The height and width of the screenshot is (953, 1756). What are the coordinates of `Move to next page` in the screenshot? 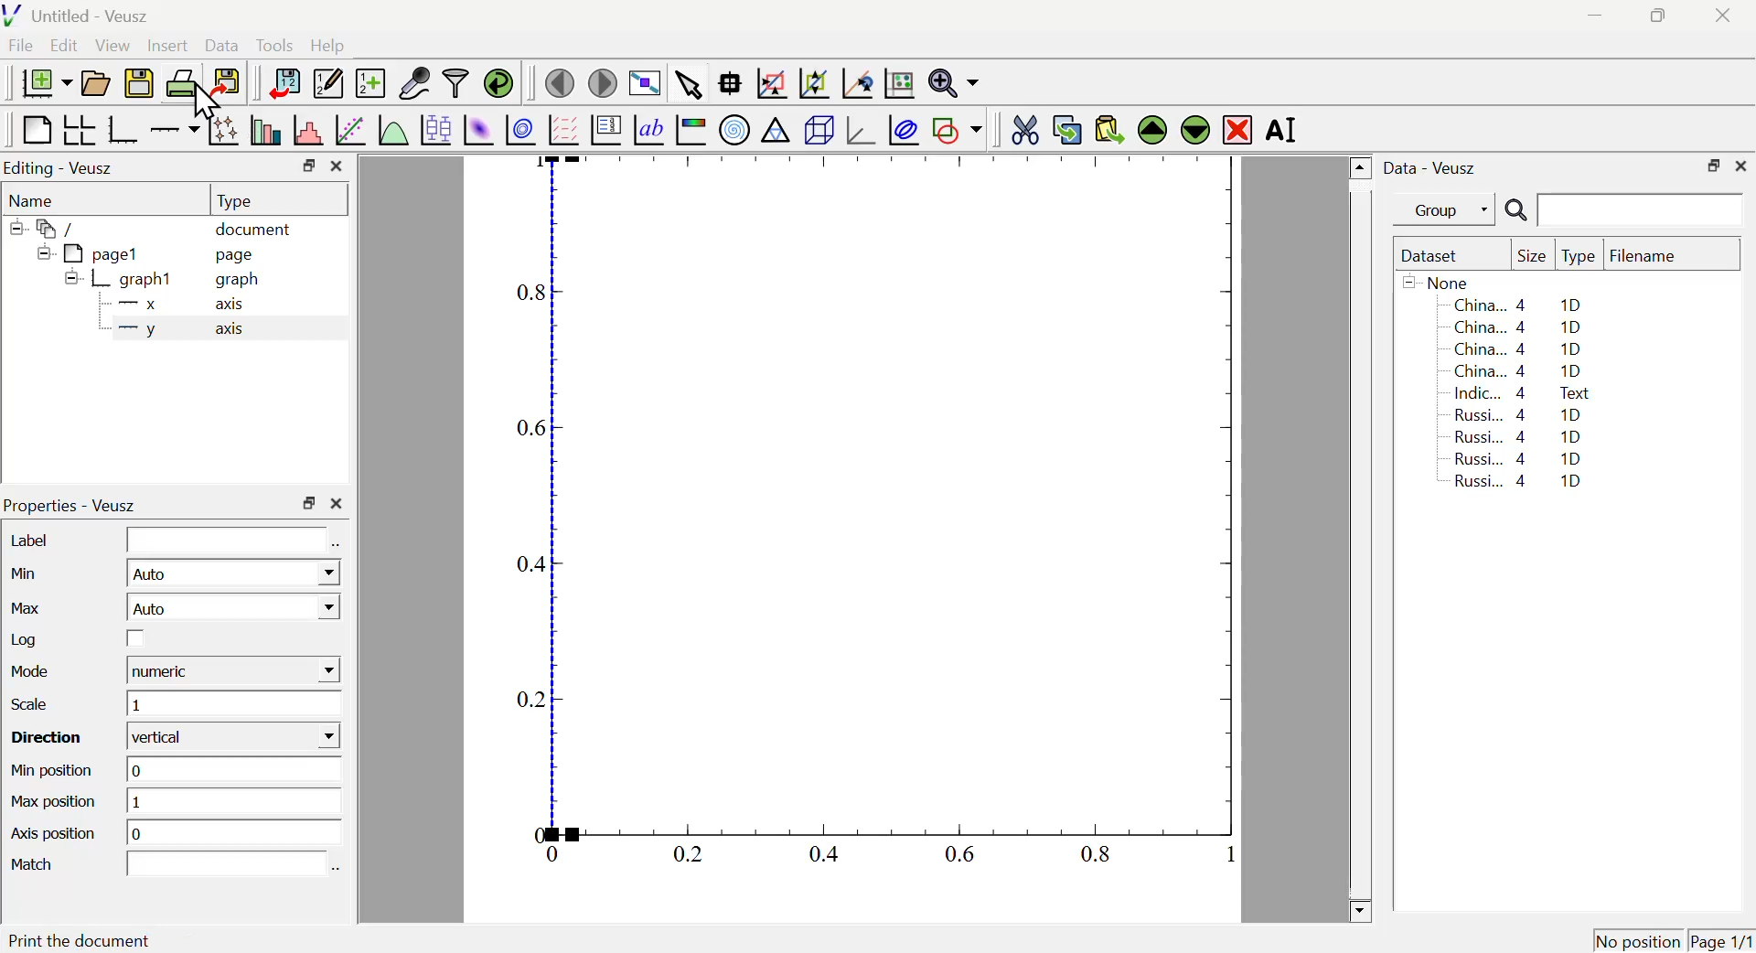 It's located at (604, 83).